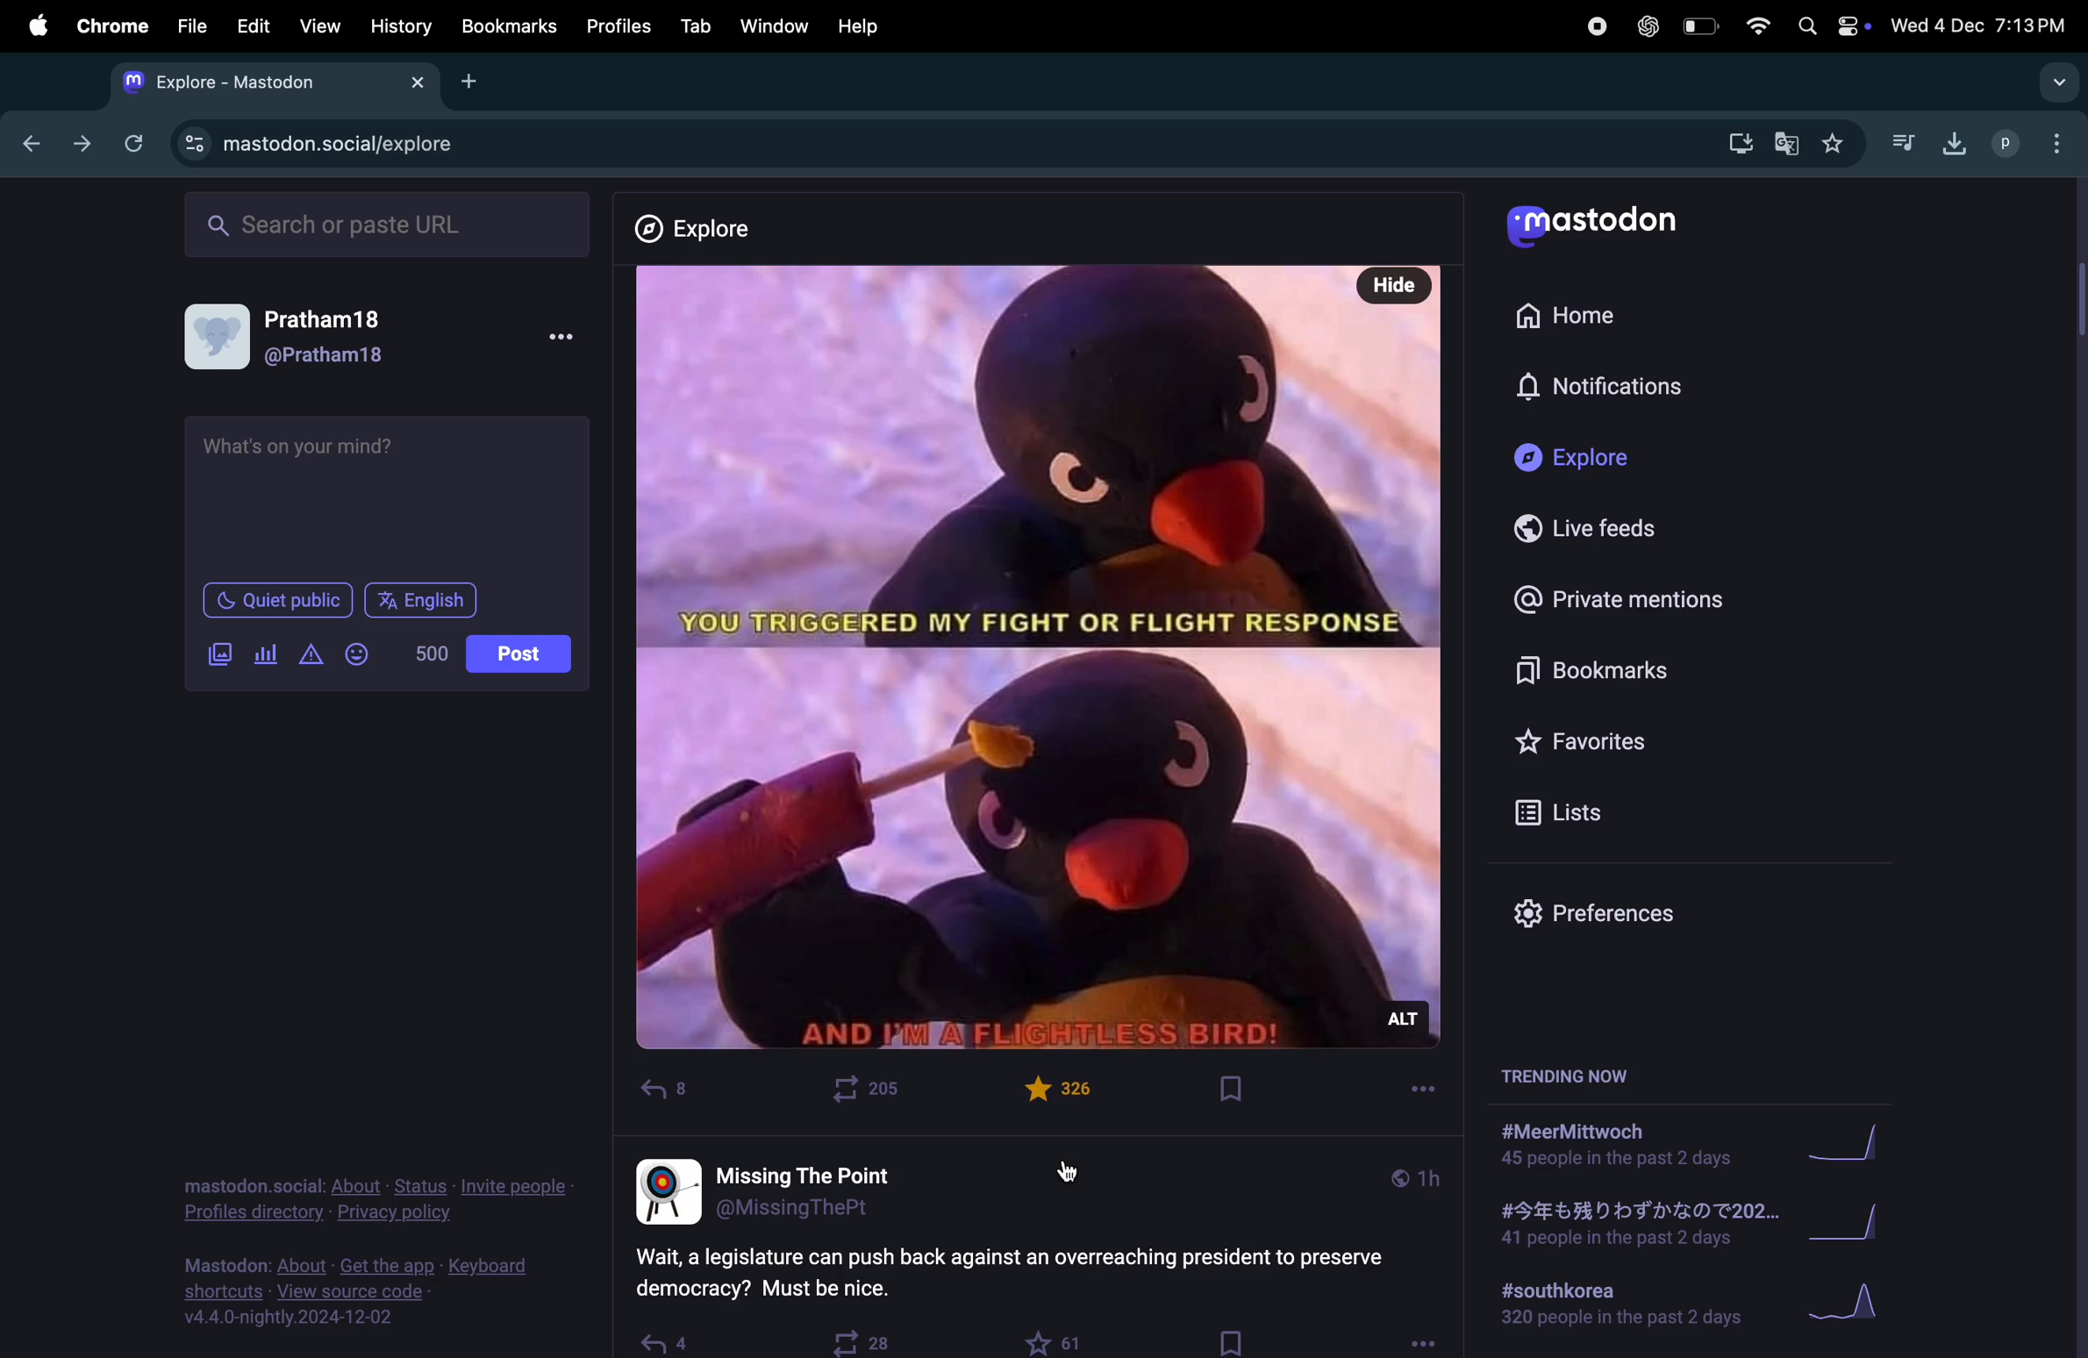 This screenshot has width=2088, height=1358. I want to click on bookmark, so click(1231, 1340).